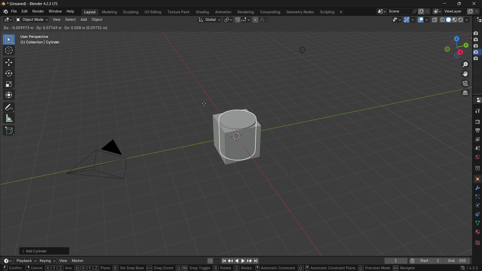 The image size is (482, 271). What do you see at coordinates (478, 188) in the screenshot?
I see `settings` at bounding box center [478, 188].